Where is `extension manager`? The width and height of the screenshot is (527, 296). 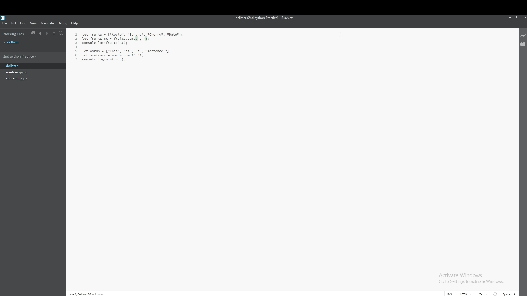 extension manager is located at coordinates (523, 44).